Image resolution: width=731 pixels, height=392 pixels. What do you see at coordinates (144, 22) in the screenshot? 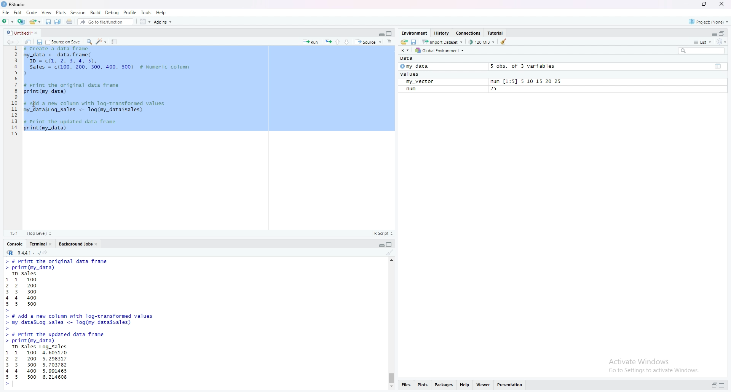
I see `workspace panes` at bounding box center [144, 22].